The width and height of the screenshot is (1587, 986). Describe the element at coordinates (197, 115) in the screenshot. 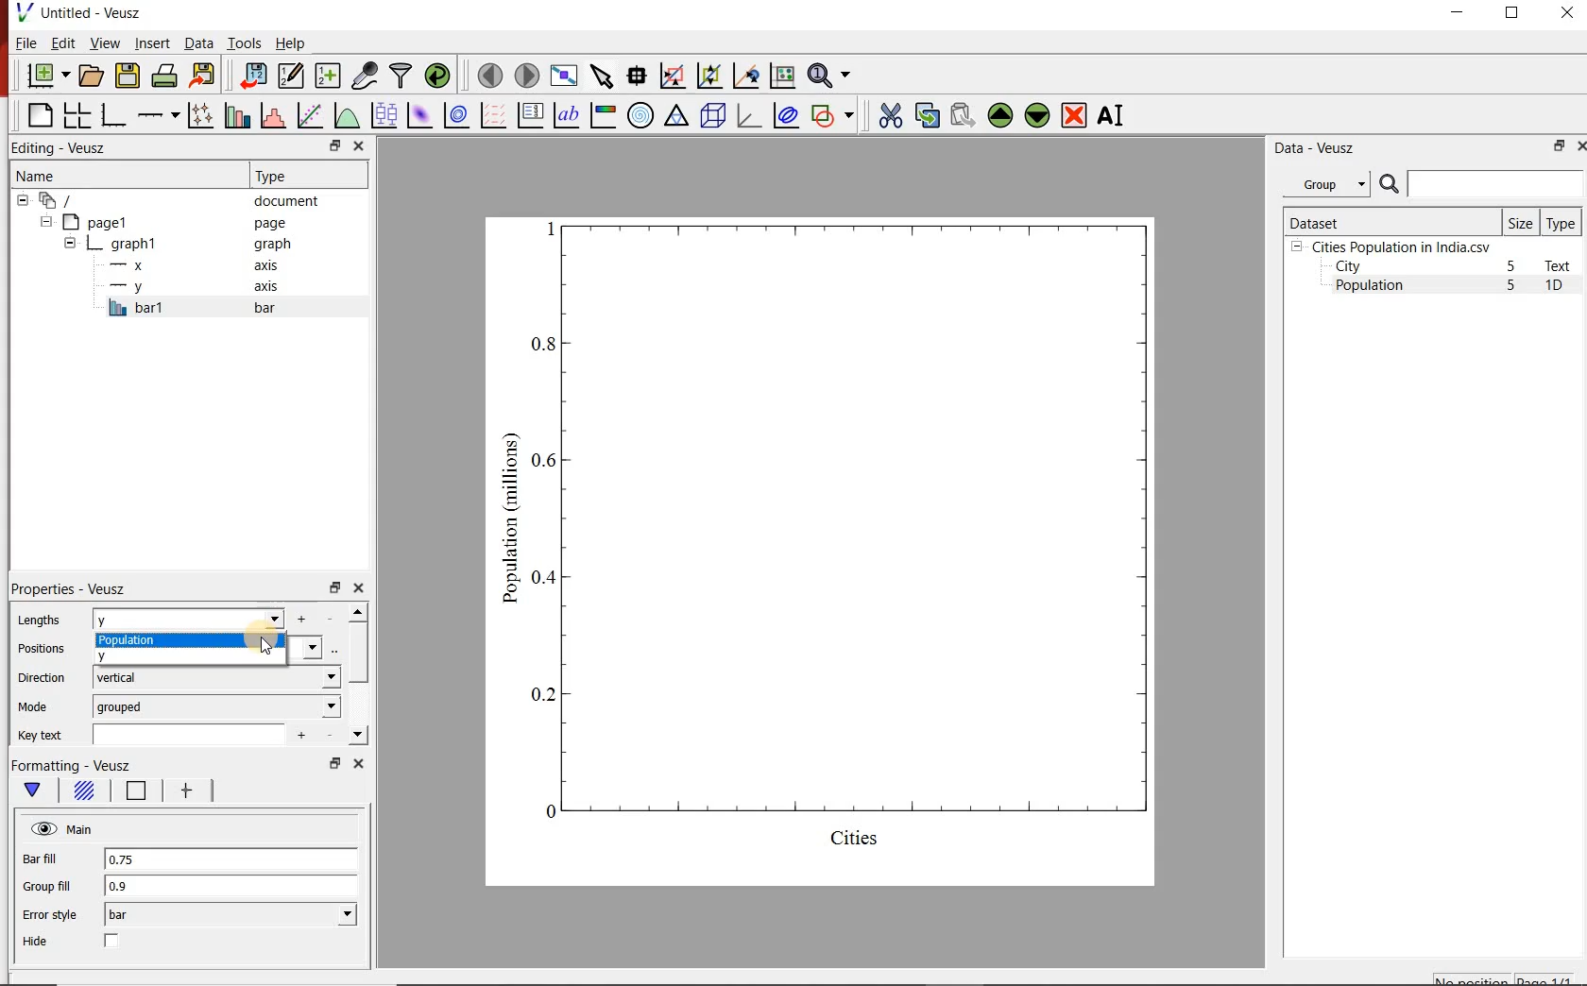

I see `plot points with lines and errorbars` at that location.